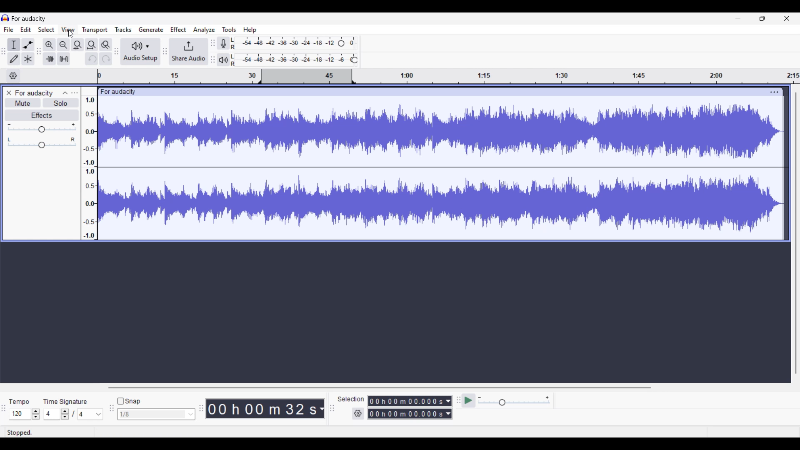 The width and height of the screenshot is (800, 450). Describe the element at coordinates (5, 18) in the screenshot. I see `Software logo` at that location.